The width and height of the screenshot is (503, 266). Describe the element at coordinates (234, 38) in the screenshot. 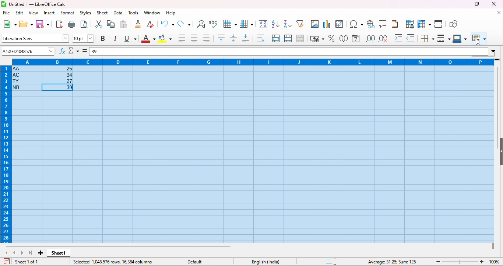

I see `center vertically` at that location.